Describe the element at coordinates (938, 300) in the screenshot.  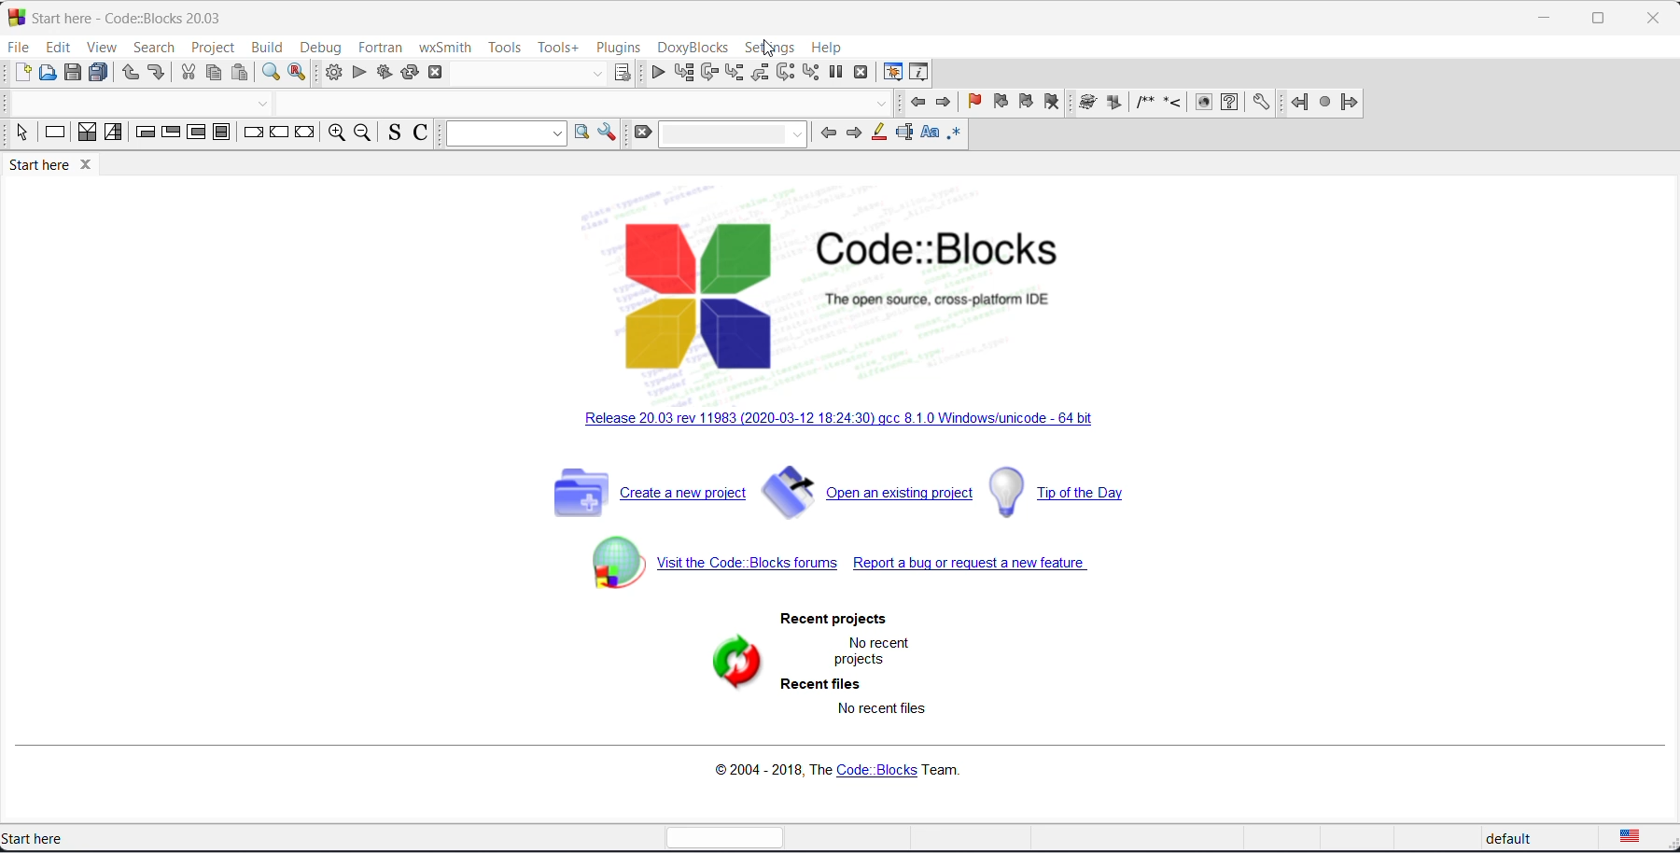
I see `The open source, cross-platform IDE` at that location.